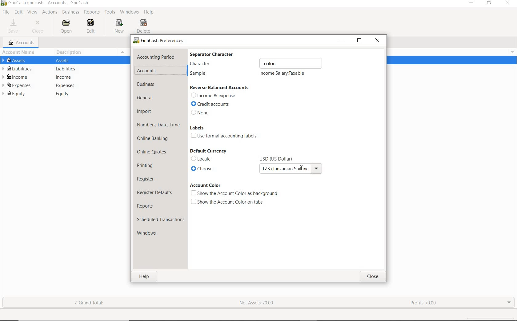  Describe the element at coordinates (255, 303) in the screenshot. I see `net assets` at that location.